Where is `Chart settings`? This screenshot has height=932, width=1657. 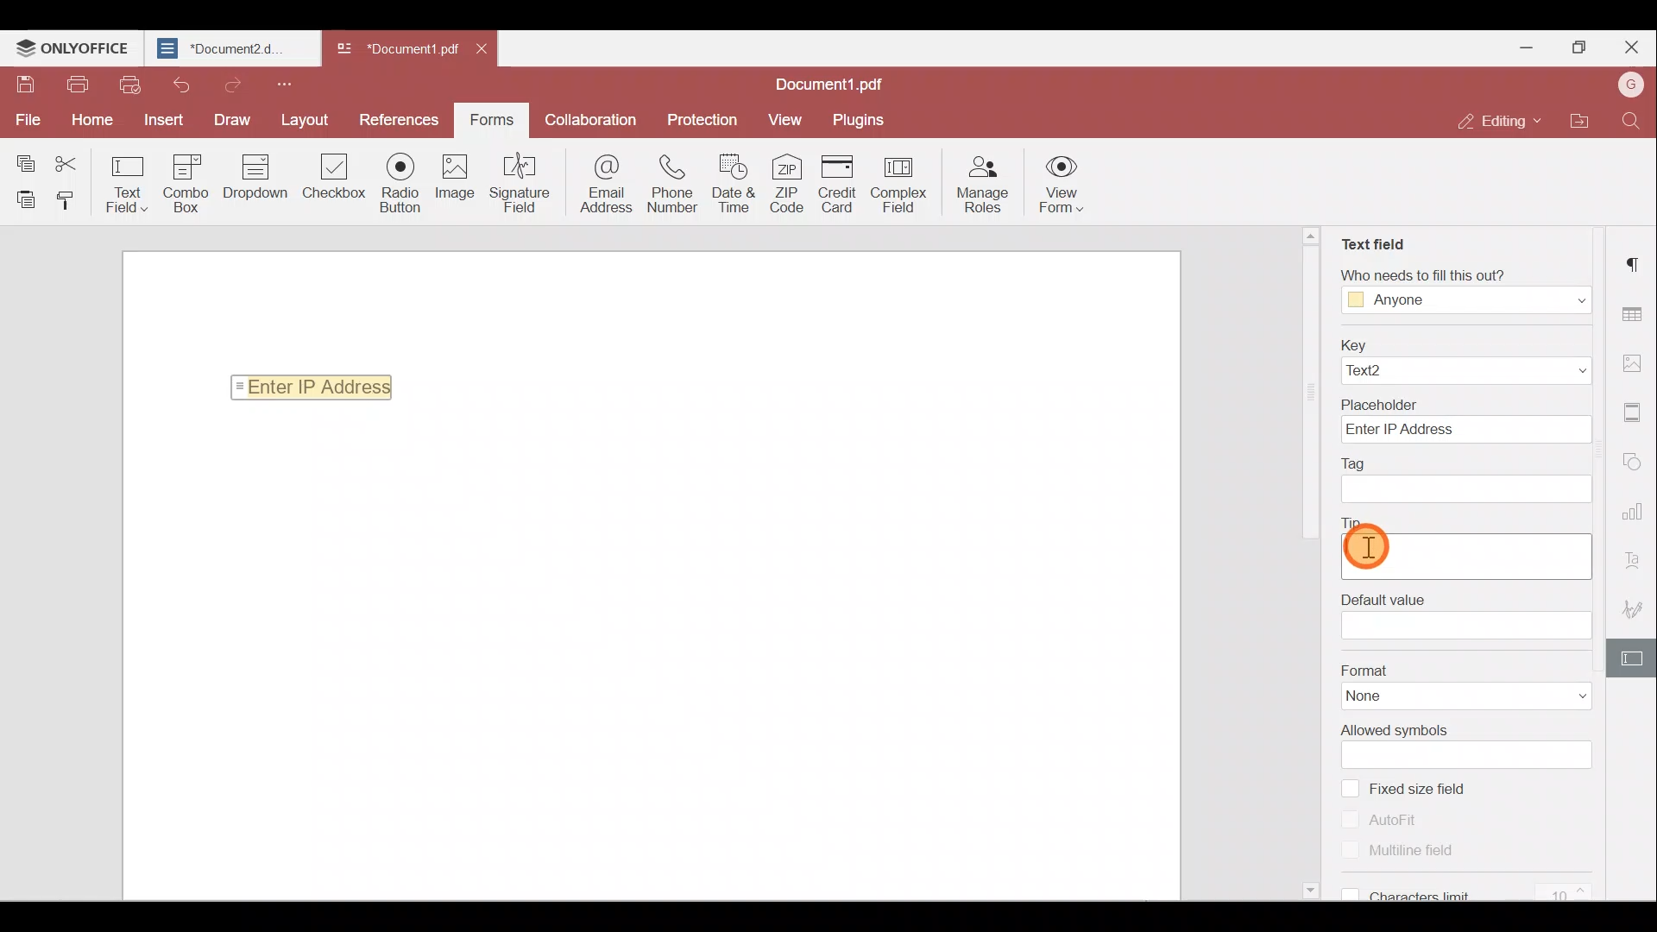 Chart settings is located at coordinates (1635, 510).